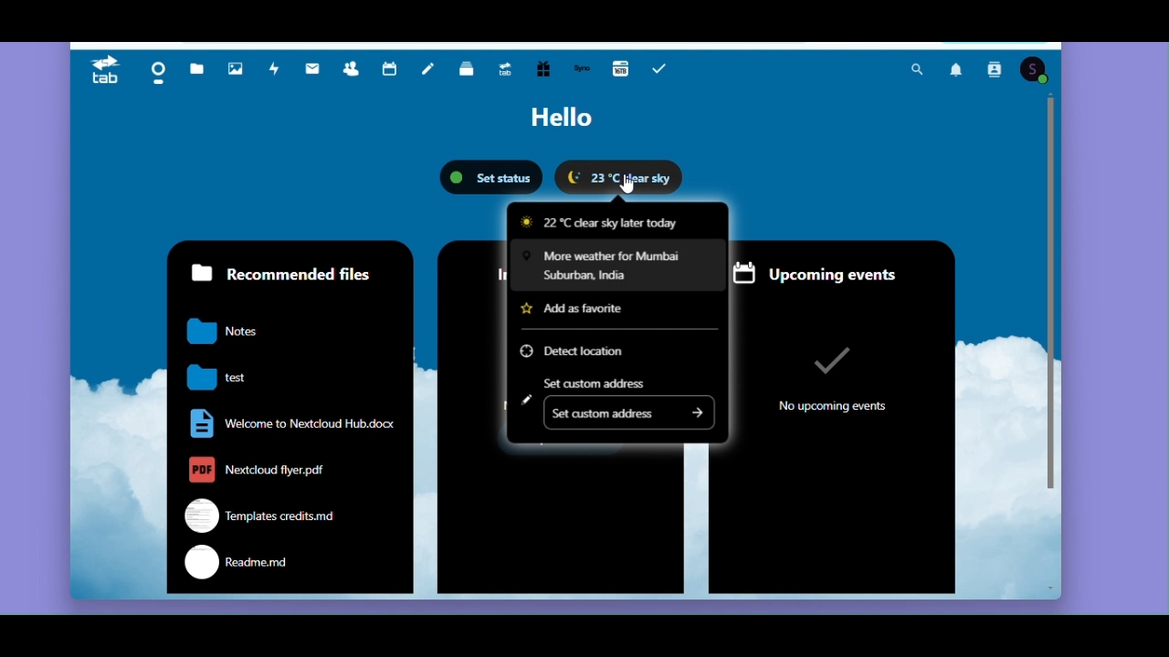 Image resolution: width=1169 pixels, height=657 pixels. Describe the element at coordinates (664, 68) in the screenshot. I see `Task` at that location.